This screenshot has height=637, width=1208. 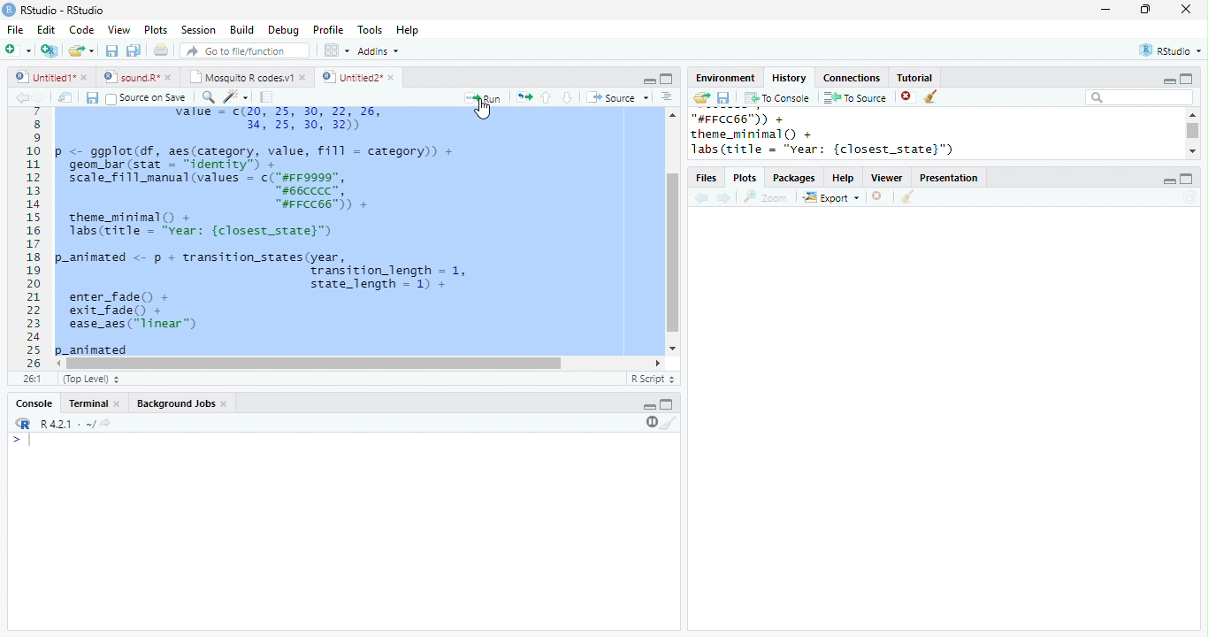 I want to click on (Top Level), so click(x=91, y=379).